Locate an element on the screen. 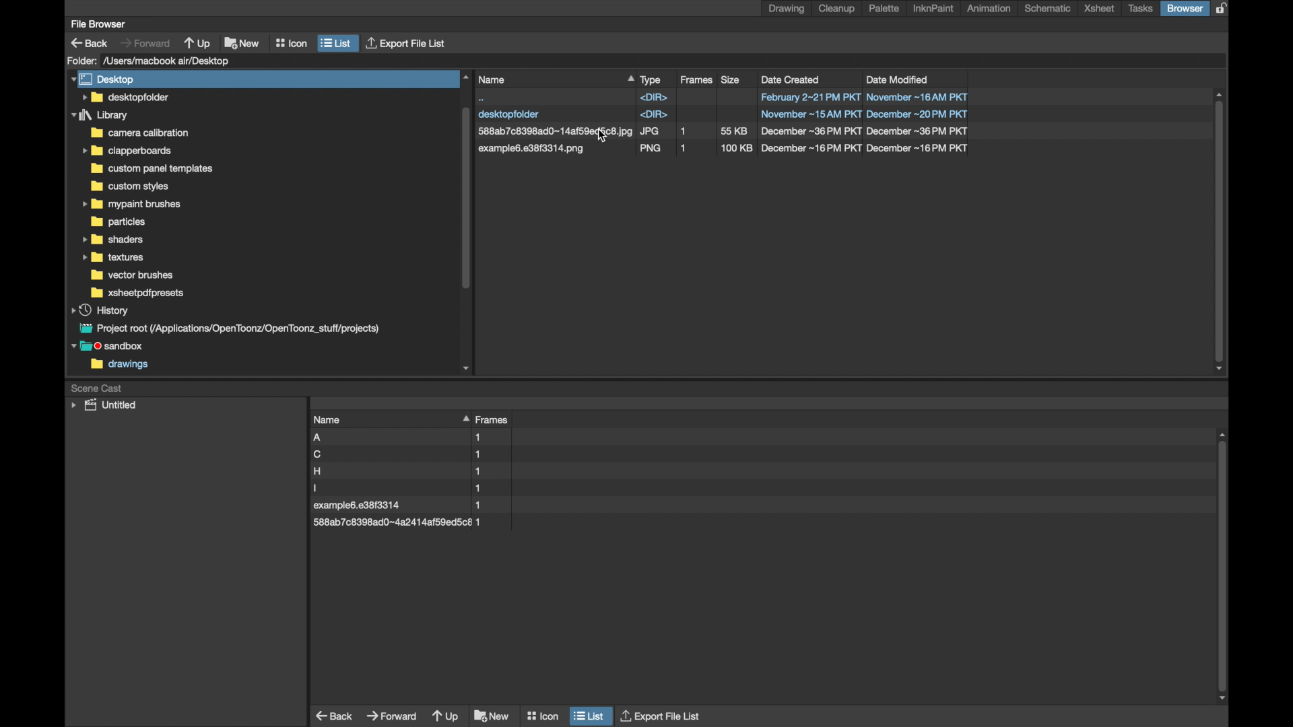 The width and height of the screenshot is (1293, 727). type is located at coordinates (651, 79).